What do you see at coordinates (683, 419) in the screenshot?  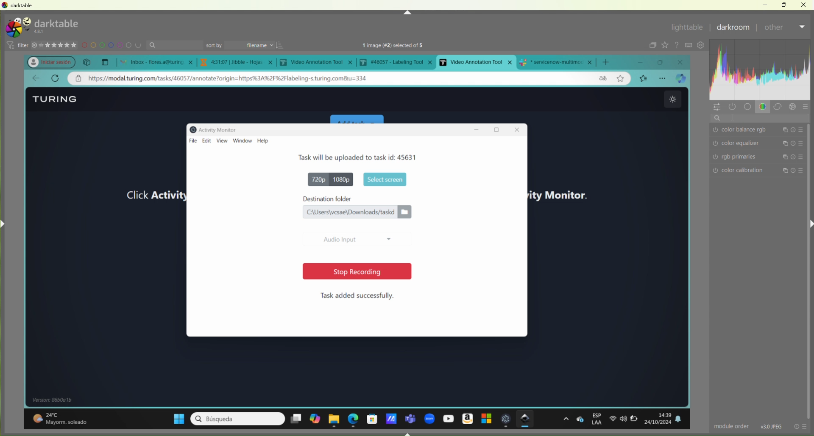 I see `notifications` at bounding box center [683, 419].